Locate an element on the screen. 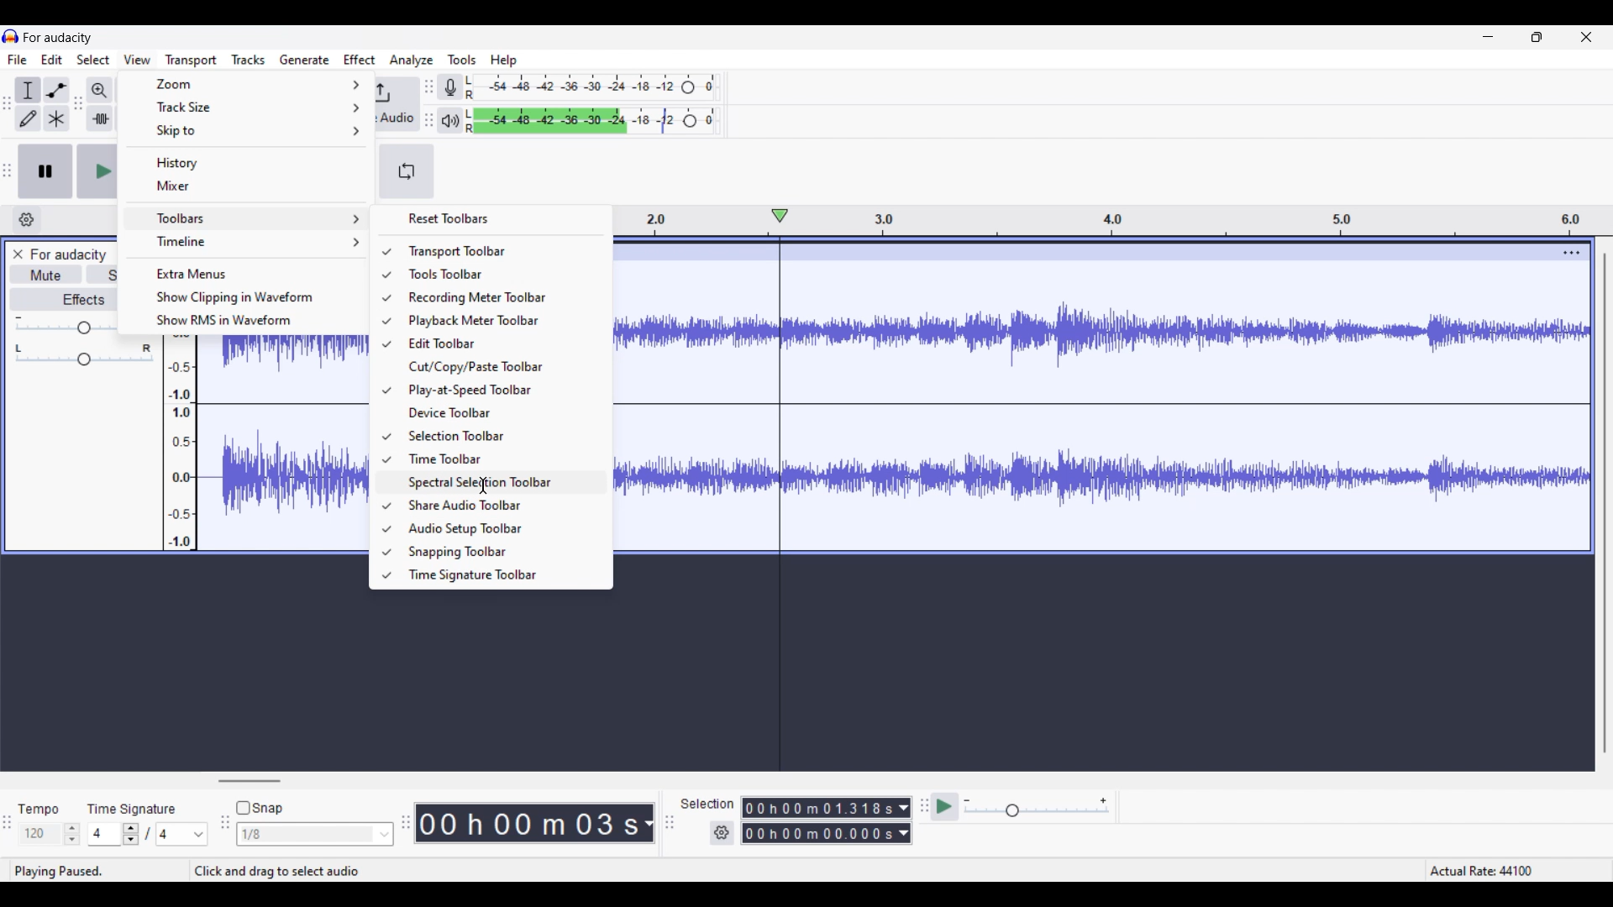  Draw tool is located at coordinates (28, 118).